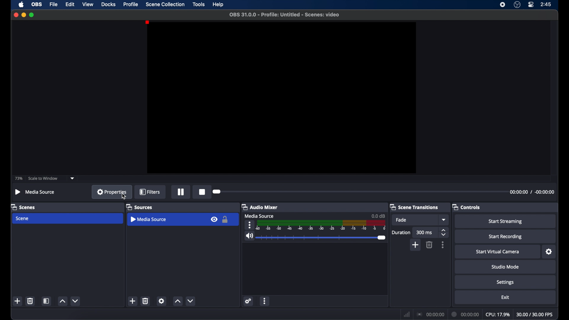 The image size is (569, 320). I want to click on time, so click(546, 4).